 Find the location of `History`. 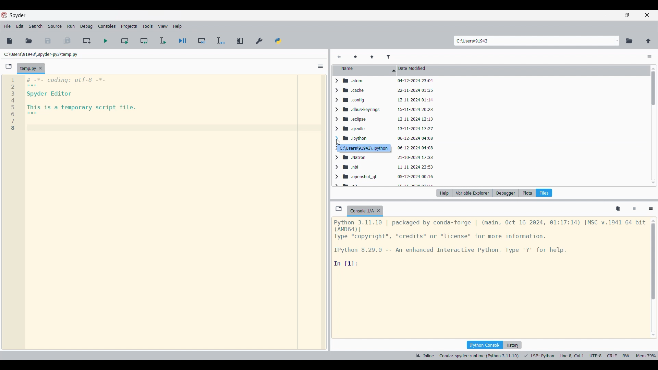

History is located at coordinates (512, 345).